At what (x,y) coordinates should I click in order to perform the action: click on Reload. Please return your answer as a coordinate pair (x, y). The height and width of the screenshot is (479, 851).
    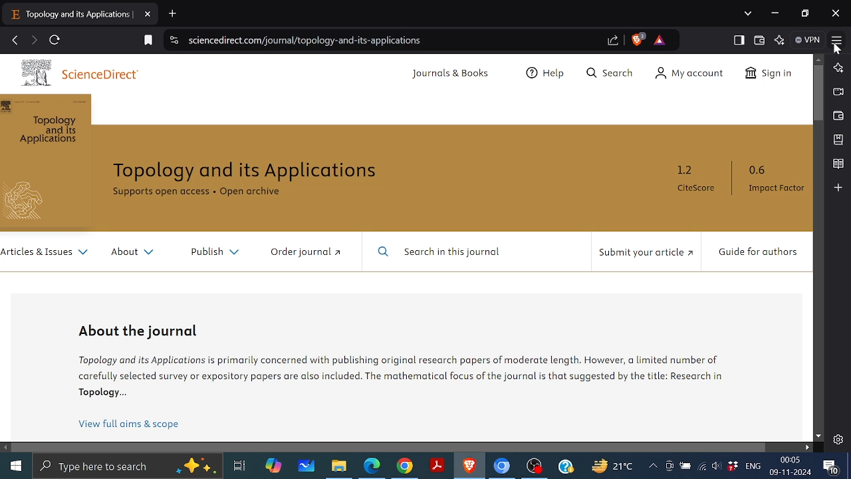
    Looking at the image, I should click on (57, 39).